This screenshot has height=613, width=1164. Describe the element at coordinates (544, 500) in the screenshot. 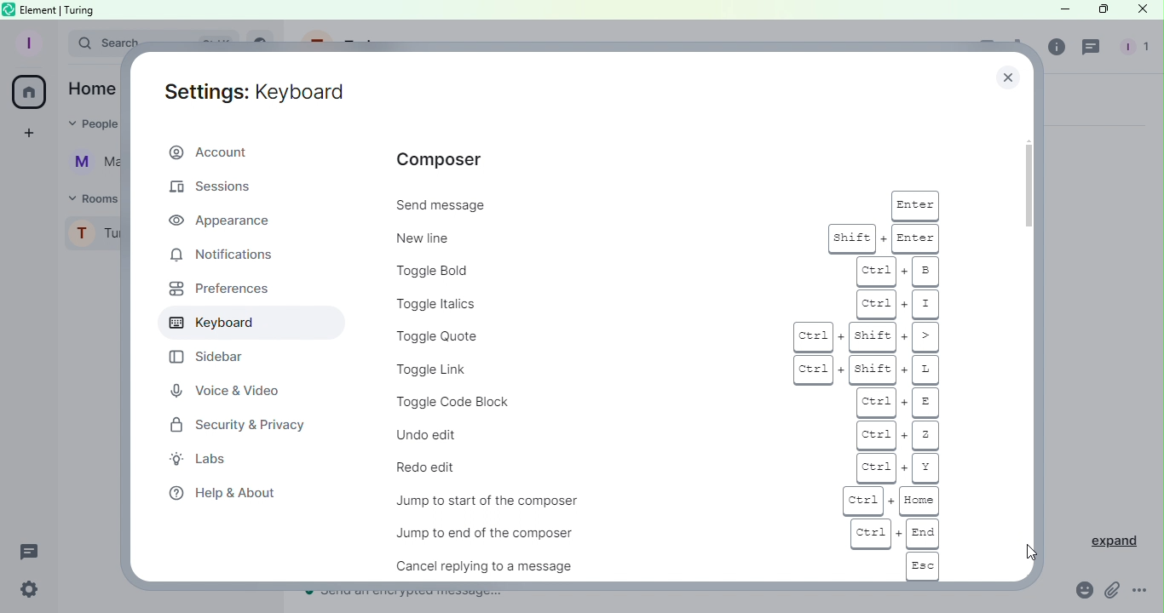

I see `Jump to start of the composer` at that location.